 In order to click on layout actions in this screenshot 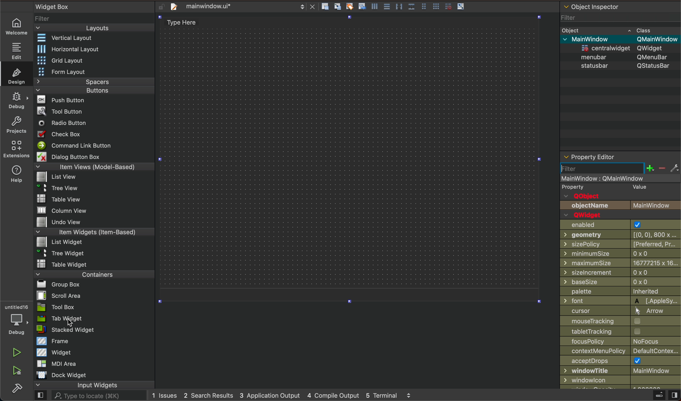, I will do `click(417, 6)`.